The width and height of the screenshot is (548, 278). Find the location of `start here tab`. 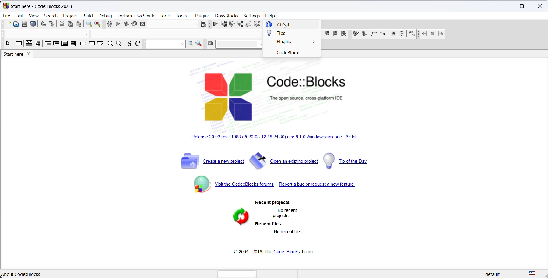

start here tab is located at coordinates (19, 55).